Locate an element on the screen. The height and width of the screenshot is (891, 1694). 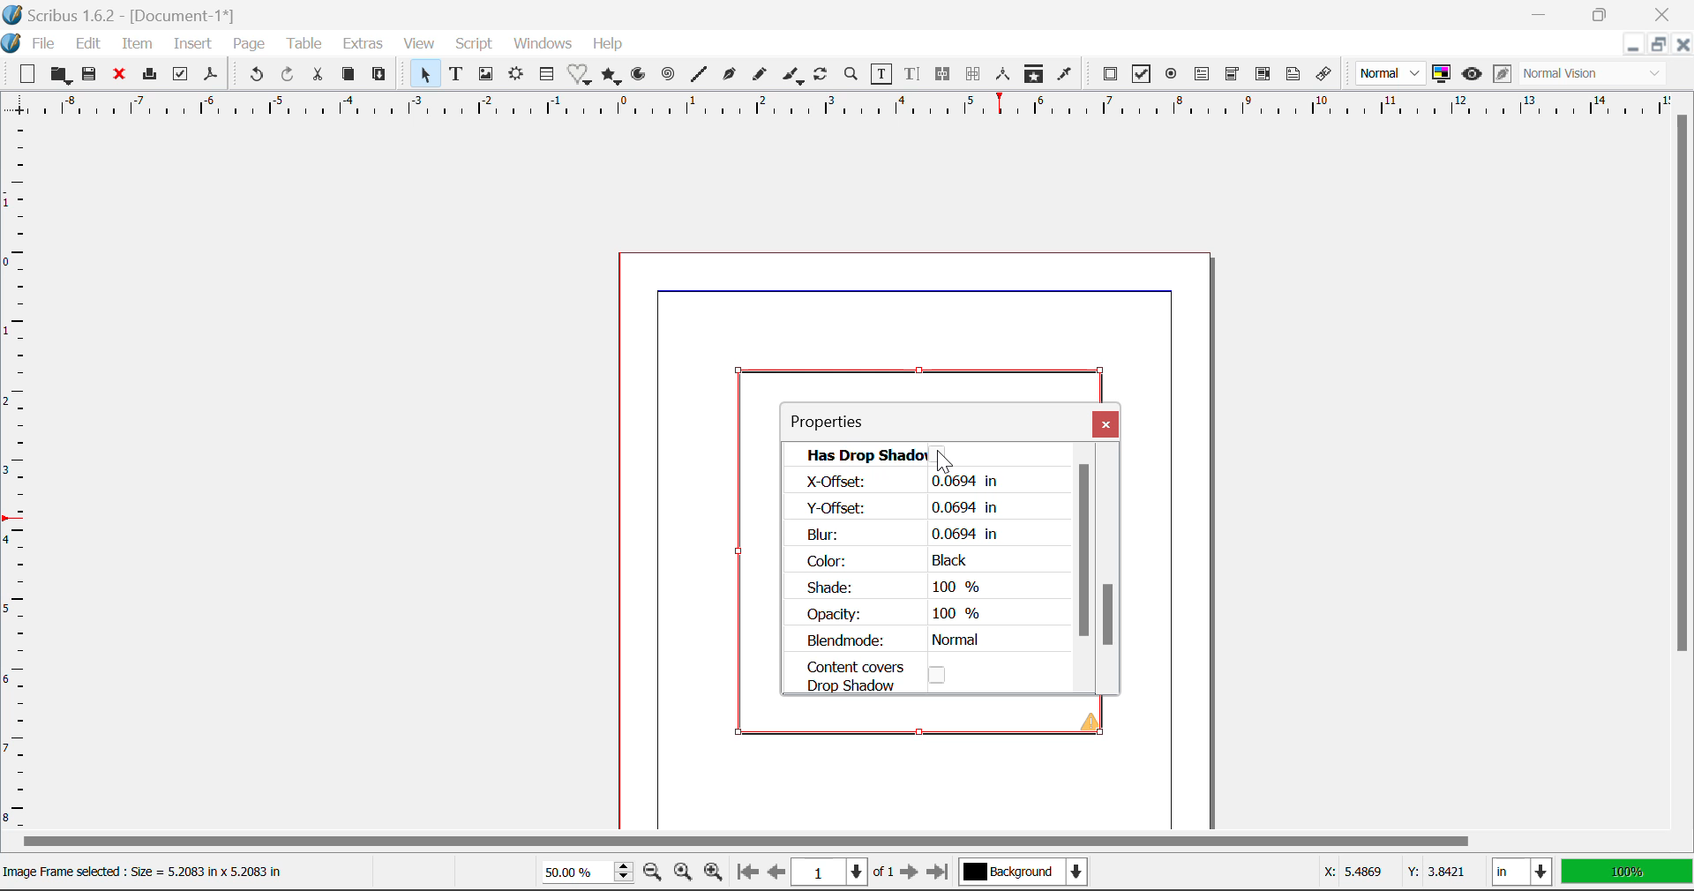
Copy is located at coordinates (349, 77).